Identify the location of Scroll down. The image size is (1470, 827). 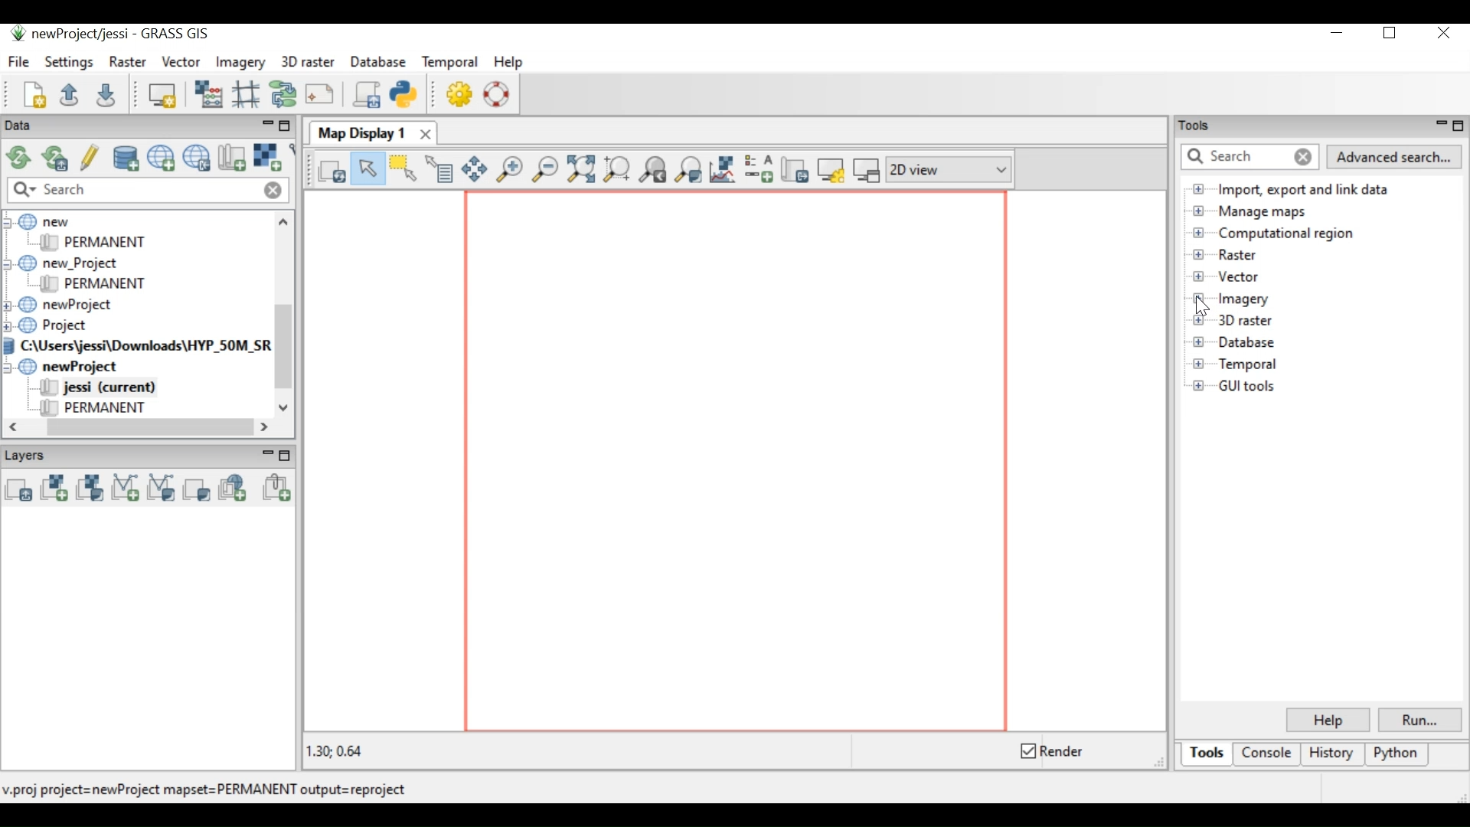
(284, 406).